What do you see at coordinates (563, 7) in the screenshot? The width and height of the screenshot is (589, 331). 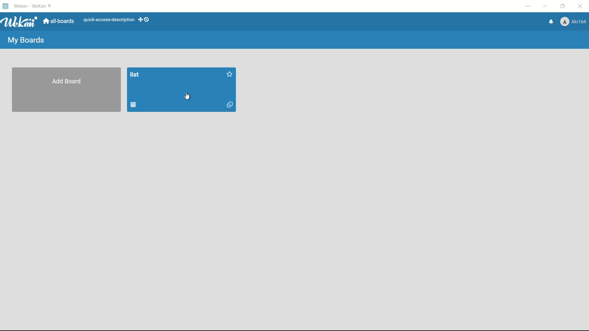 I see `maximize` at bounding box center [563, 7].